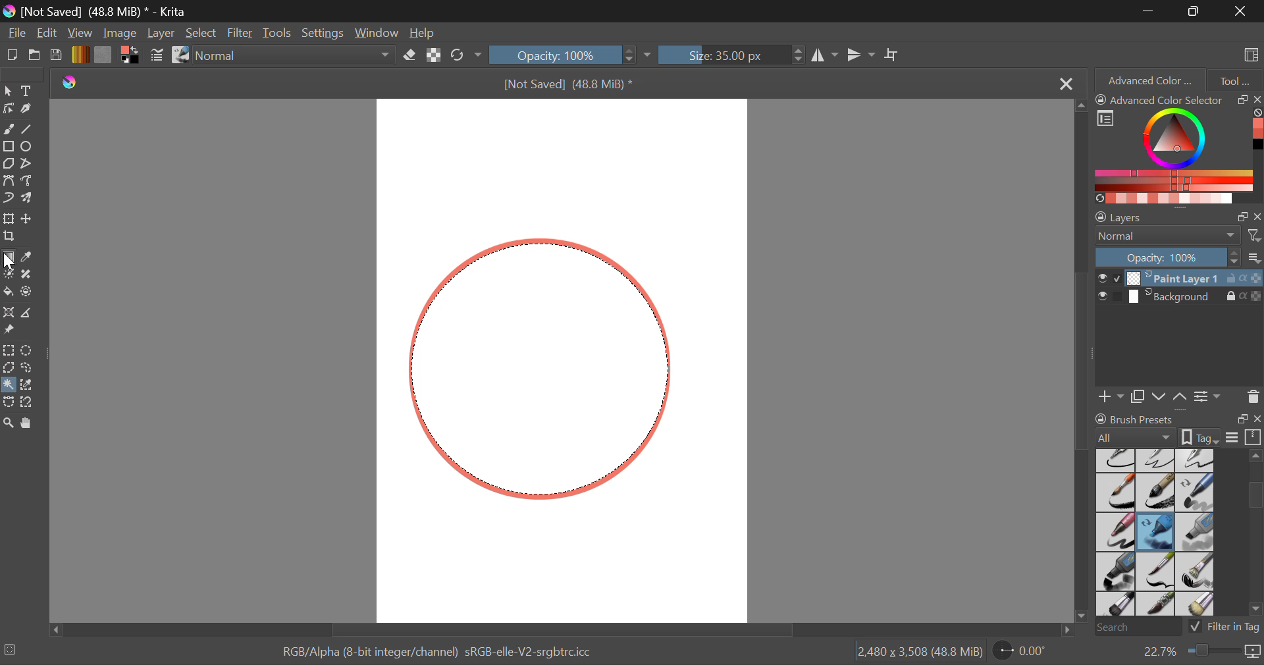 Image resolution: width=1264 pixels, height=665 pixels. I want to click on View, so click(82, 34).